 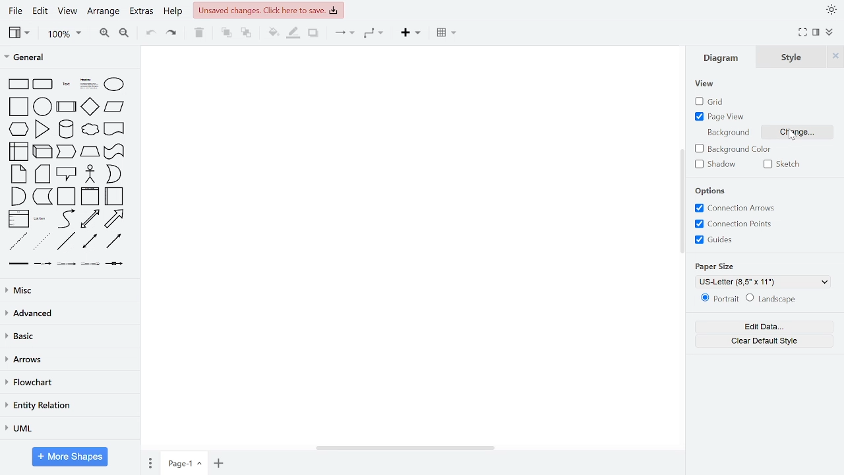 What do you see at coordinates (17, 106) in the screenshot?
I see `general shapes` at bounding box center [17, 106].